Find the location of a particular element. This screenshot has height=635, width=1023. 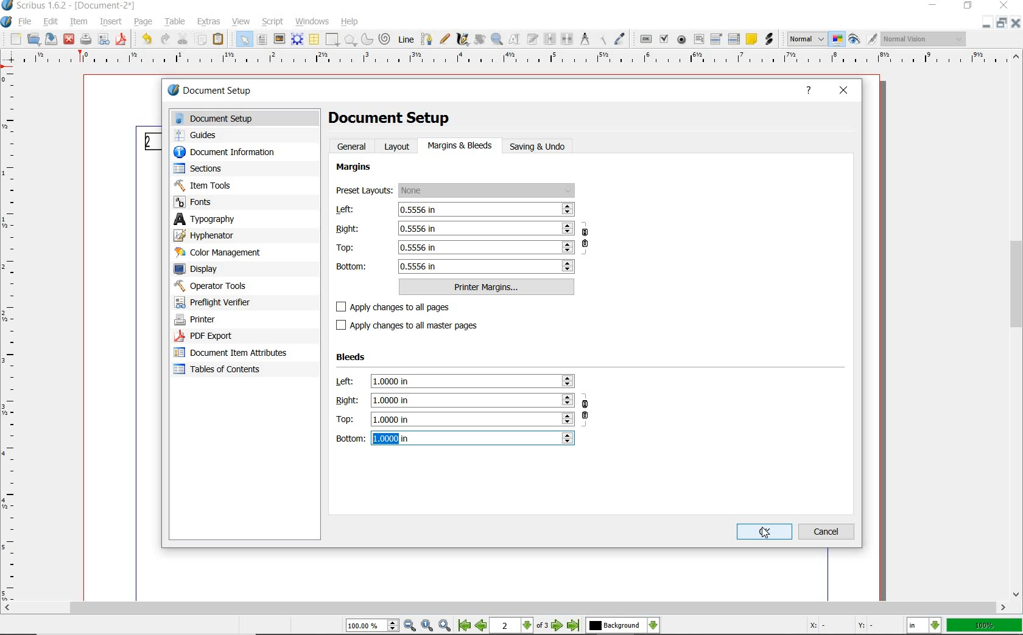

apply changes to all pages is located at coordinates (401, 308).